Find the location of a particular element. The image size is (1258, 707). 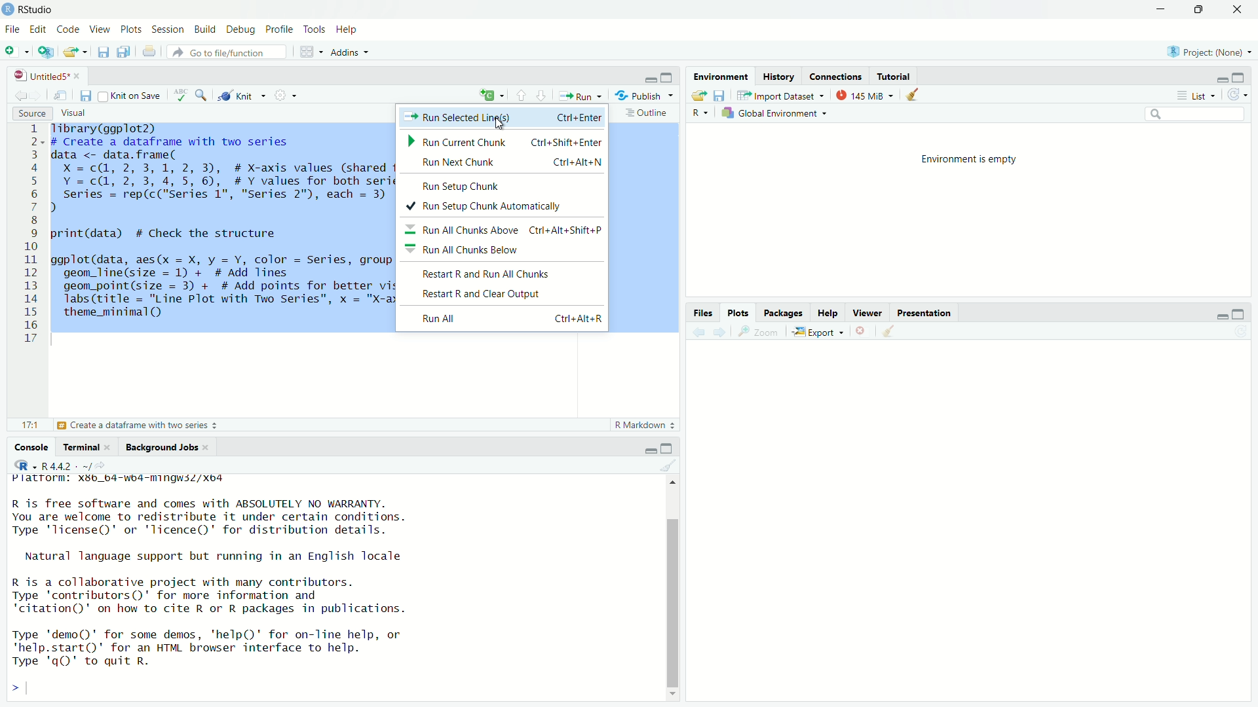

Maximize is located at coordinates (668, 77).